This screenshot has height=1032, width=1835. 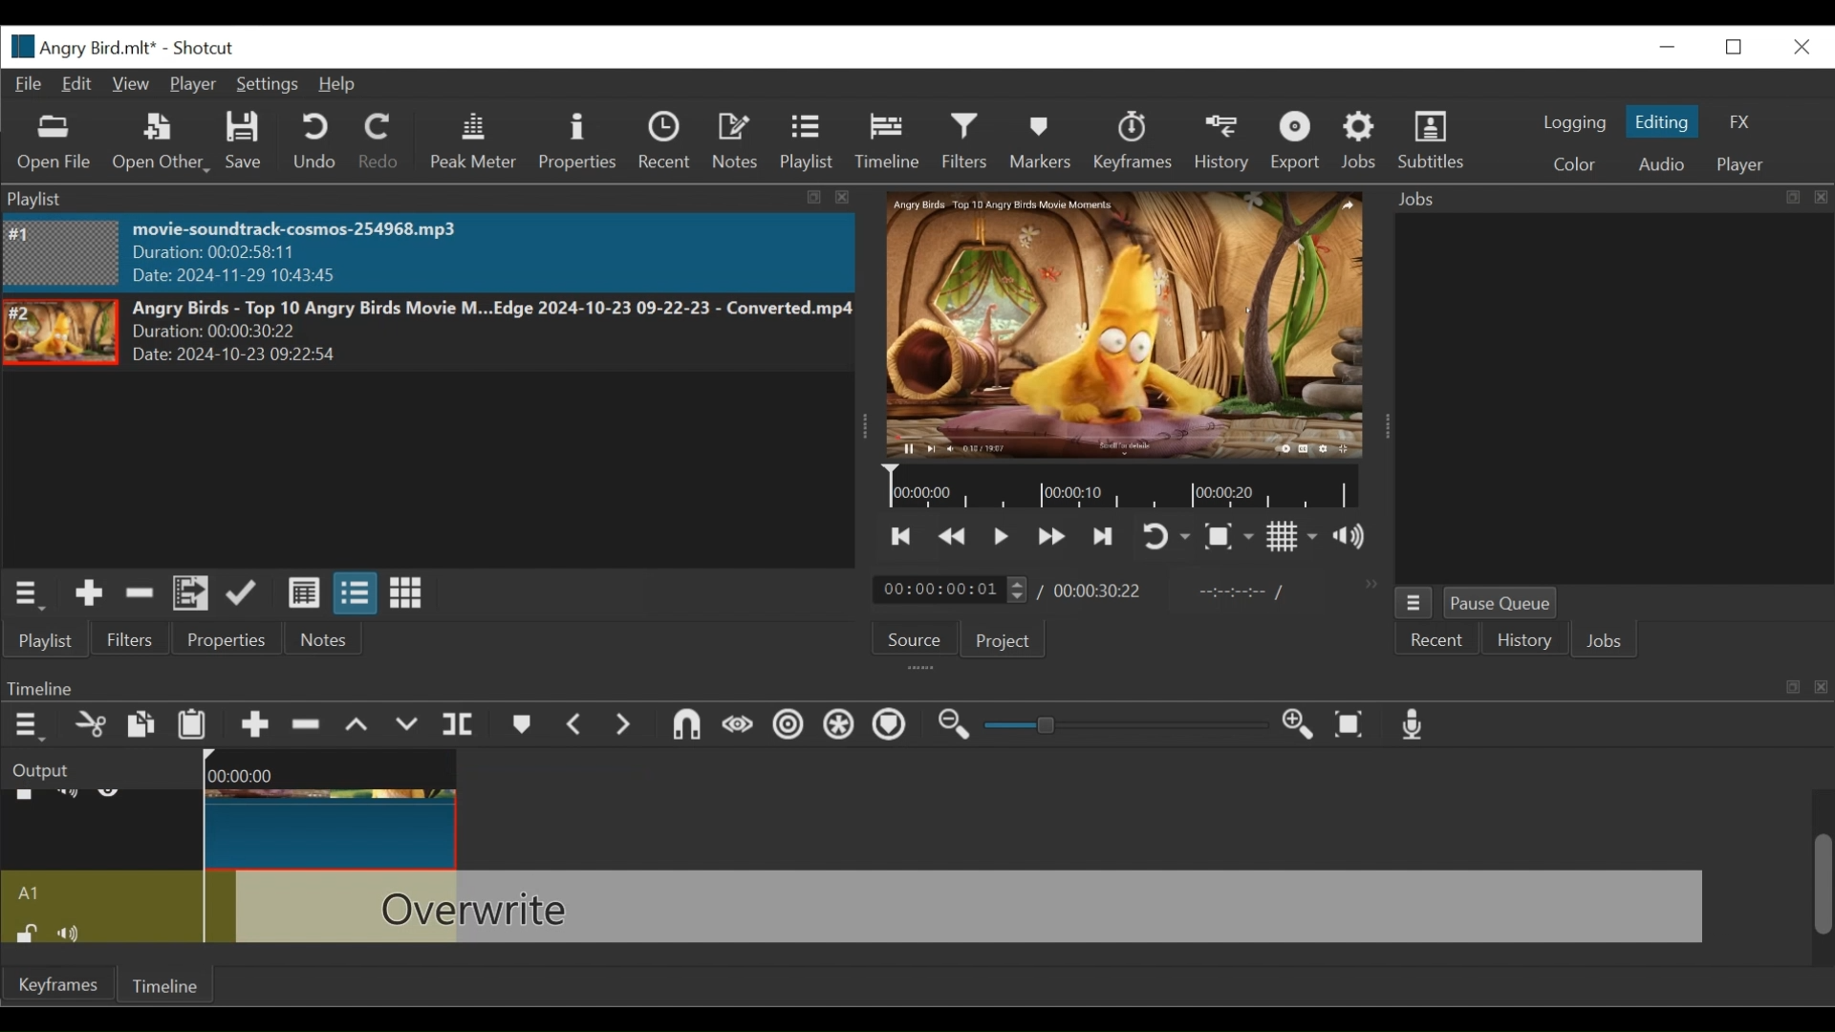 I want to click on 00:00:00(Timeline), so click(x=336, y=768).